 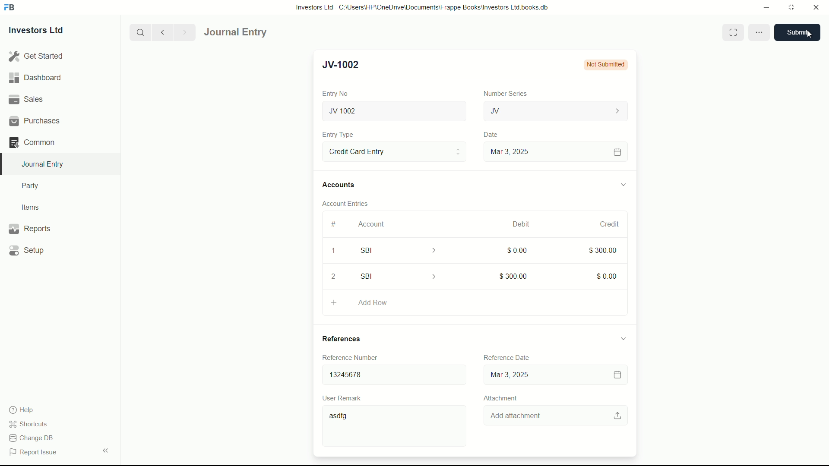 What do you see at coordinates (340, 185) in the screenshot?
I see `Accounts` at bounding box center [340, 185].